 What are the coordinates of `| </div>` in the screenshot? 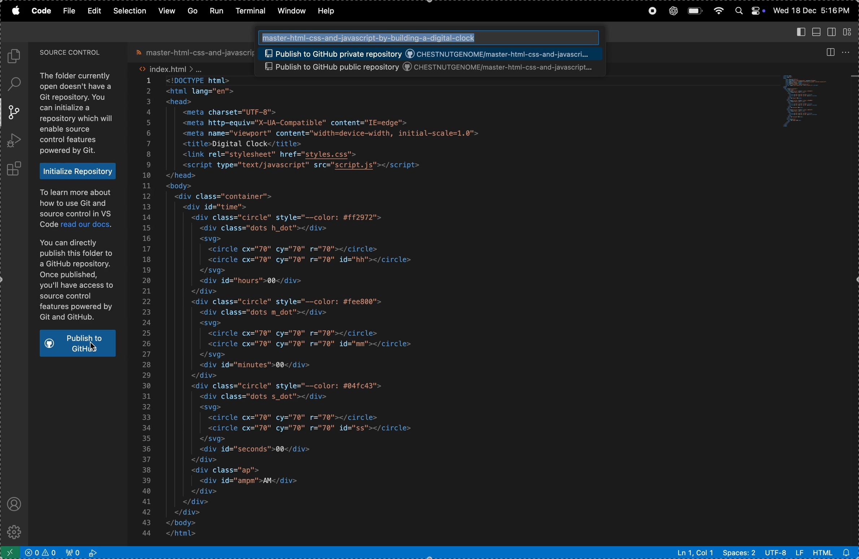 It's located at (200, 502).